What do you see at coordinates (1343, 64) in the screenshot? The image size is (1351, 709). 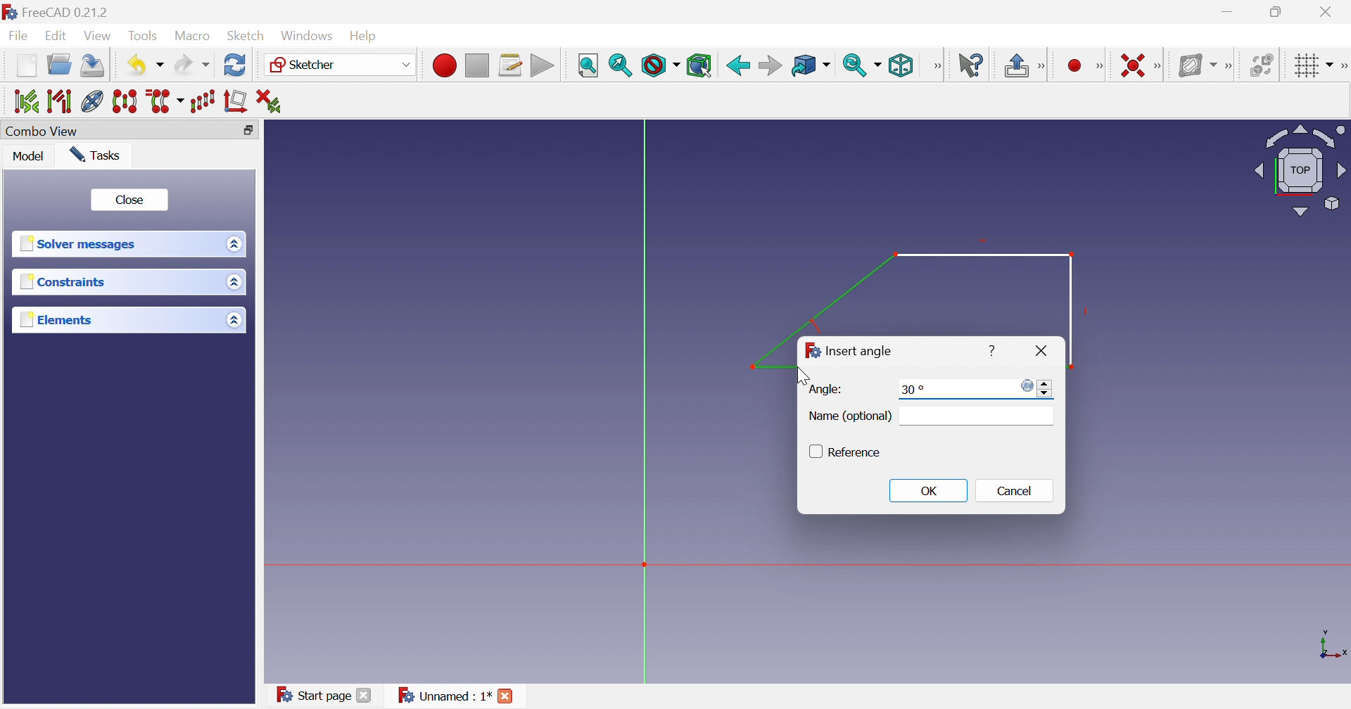 I see `More` at bounding box center [1343, 64].